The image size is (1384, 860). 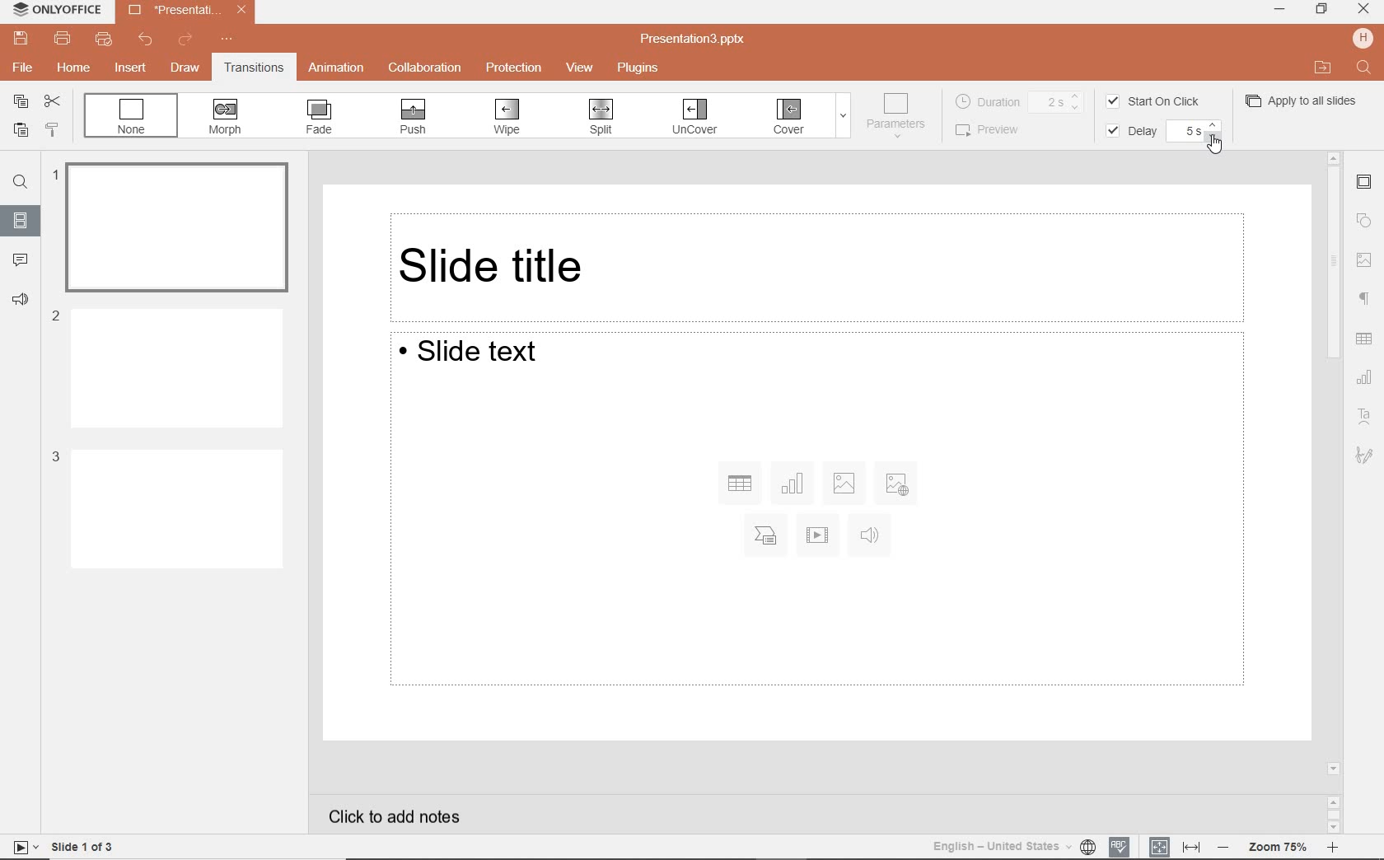 What do you see at coordinates (53, 9) in the screenshot?
I see `ONLYOFFICE` at bounding box center [53, 9].